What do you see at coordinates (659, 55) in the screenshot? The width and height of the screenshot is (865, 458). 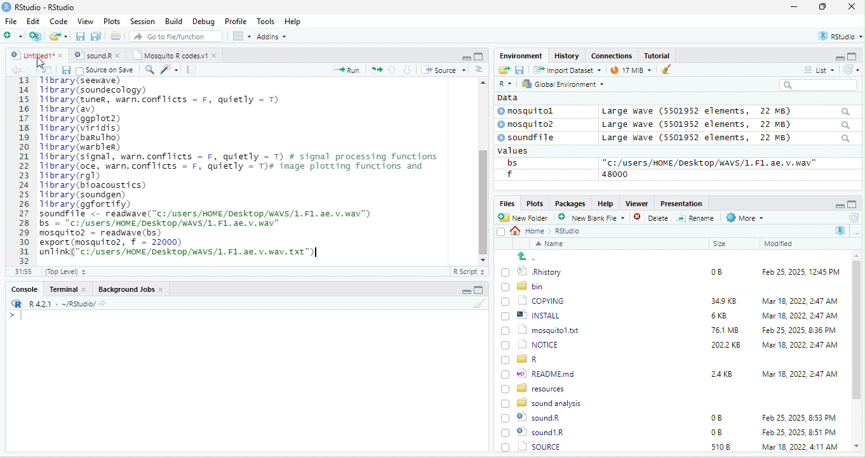 I see `Tutorial` at bounding box center [659, 55].